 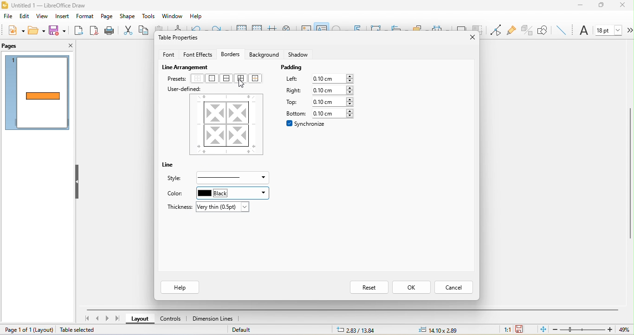 I want to click on no border, so click(x=198, y=79).